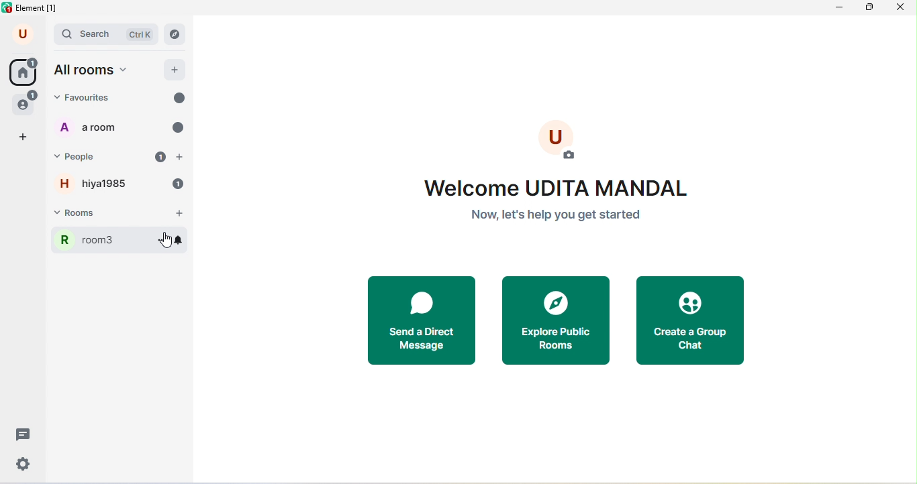 This screenshot has height=484, width=917. I want to click on favorites, so click(101, 97).